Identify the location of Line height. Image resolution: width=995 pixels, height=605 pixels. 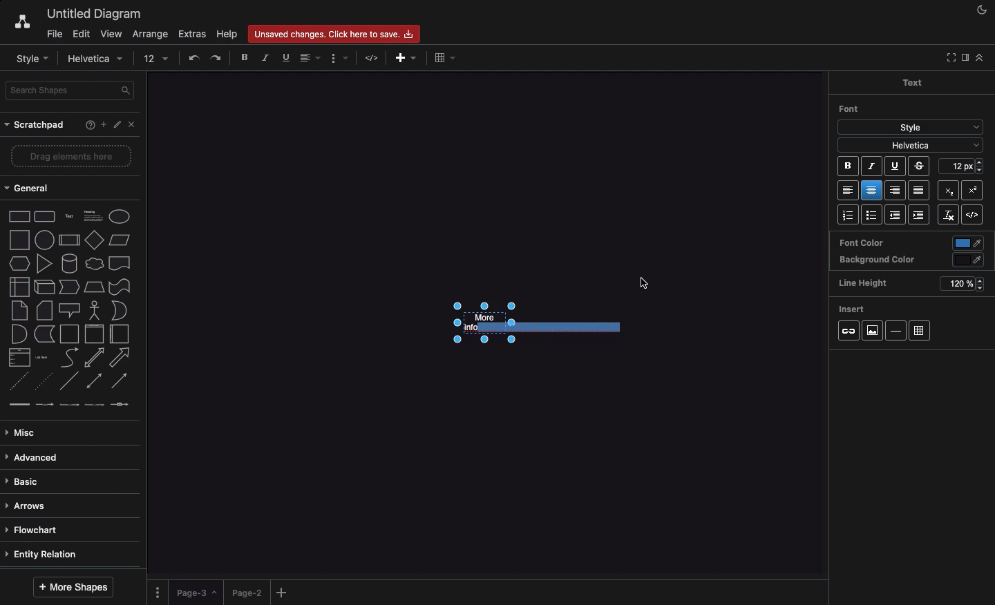
(868, 281).